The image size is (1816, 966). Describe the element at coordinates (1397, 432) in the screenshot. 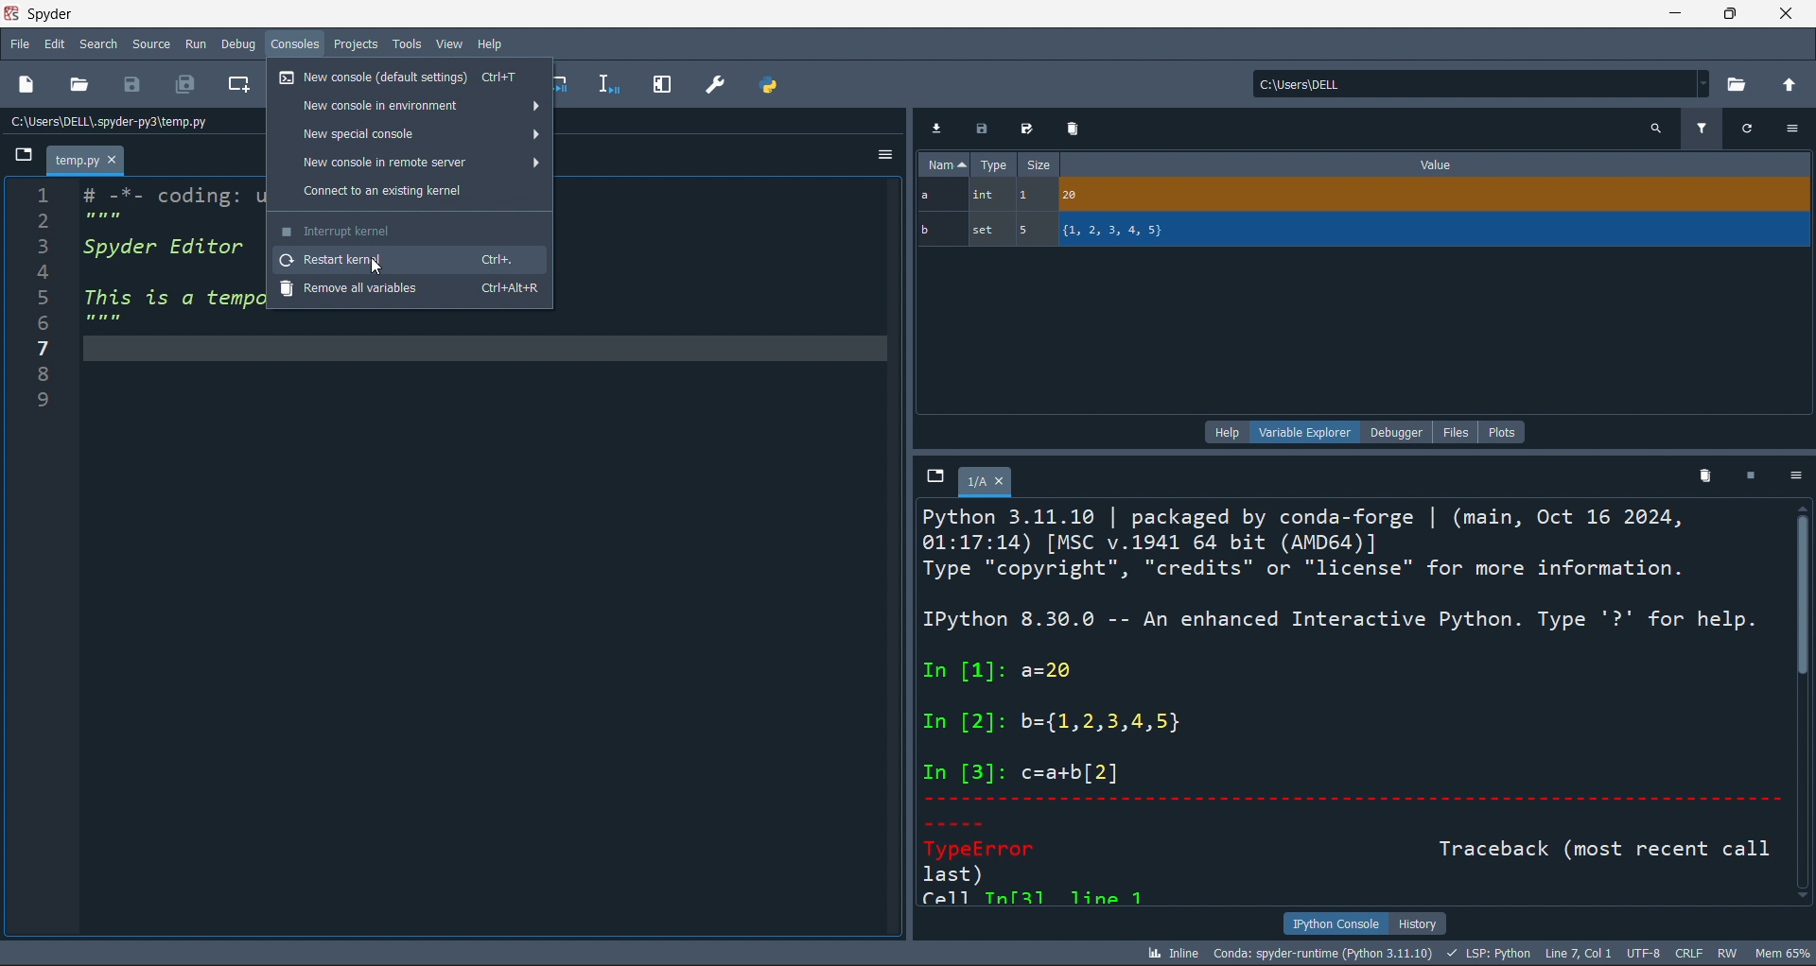

I see `debugger` at that location.